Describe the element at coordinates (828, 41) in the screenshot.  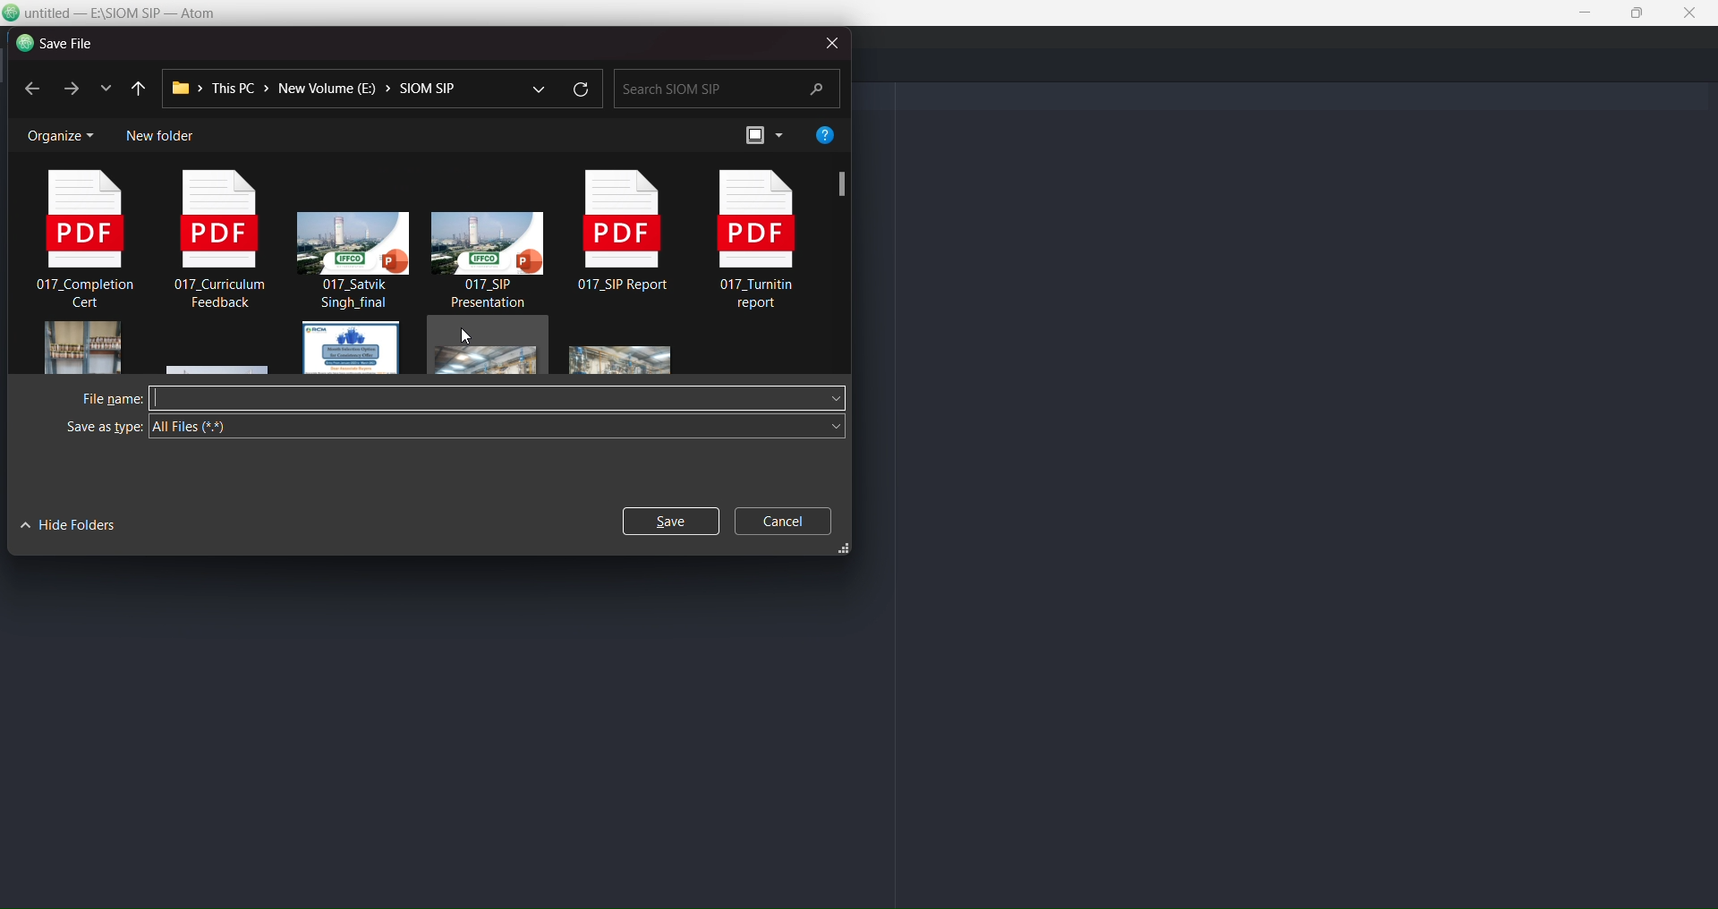
I see `close dialog` at that location.